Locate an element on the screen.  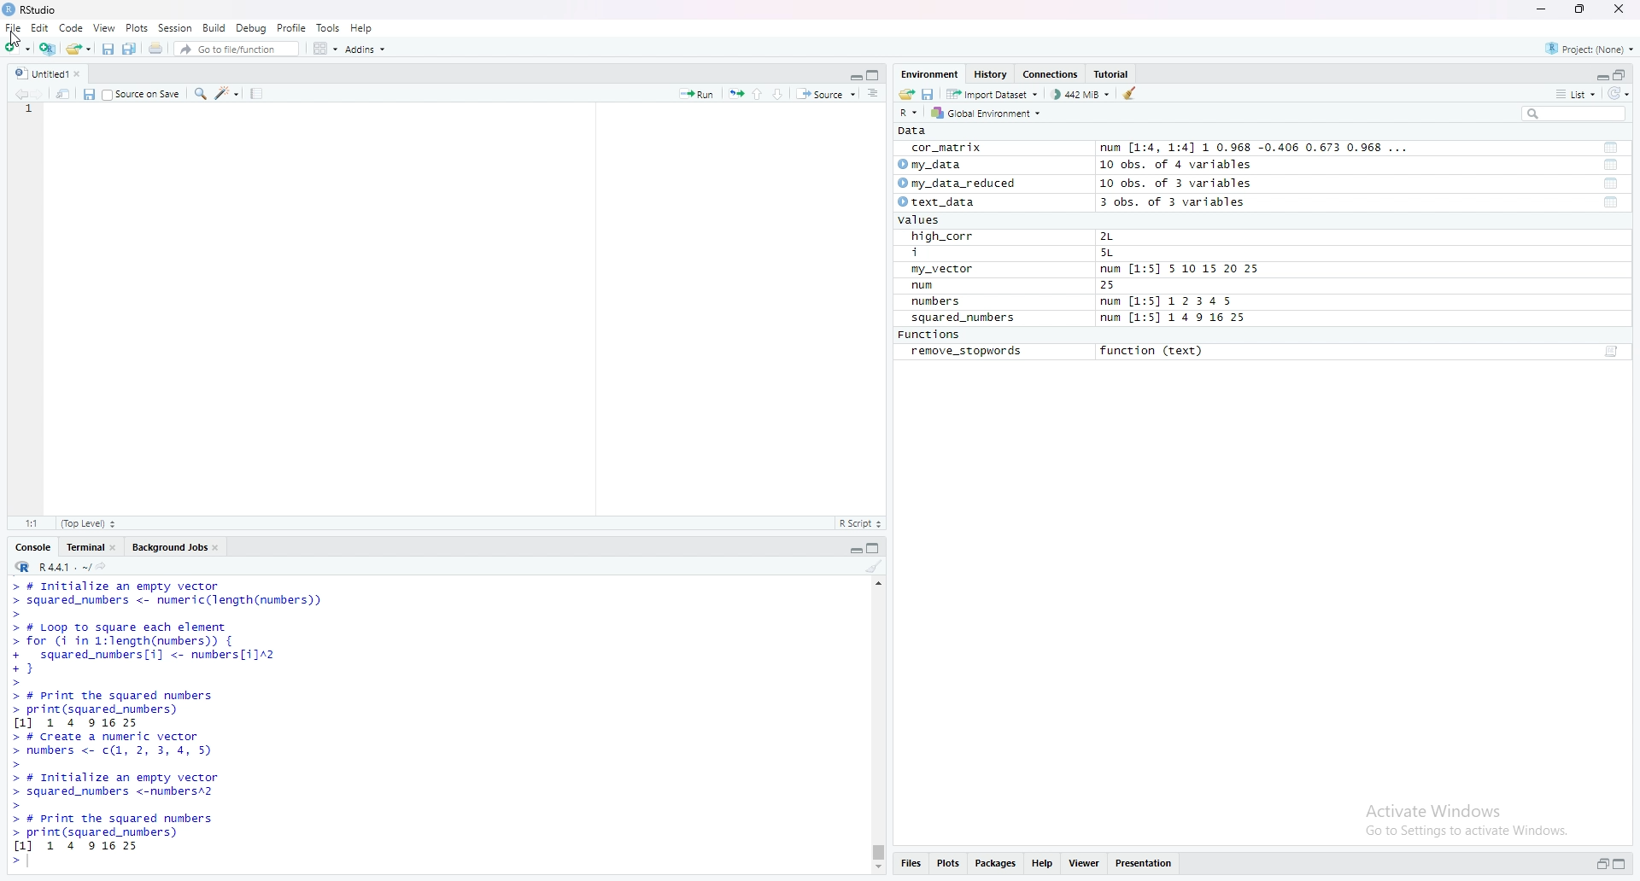
442 MiB is located at coordinates (1084, 95).